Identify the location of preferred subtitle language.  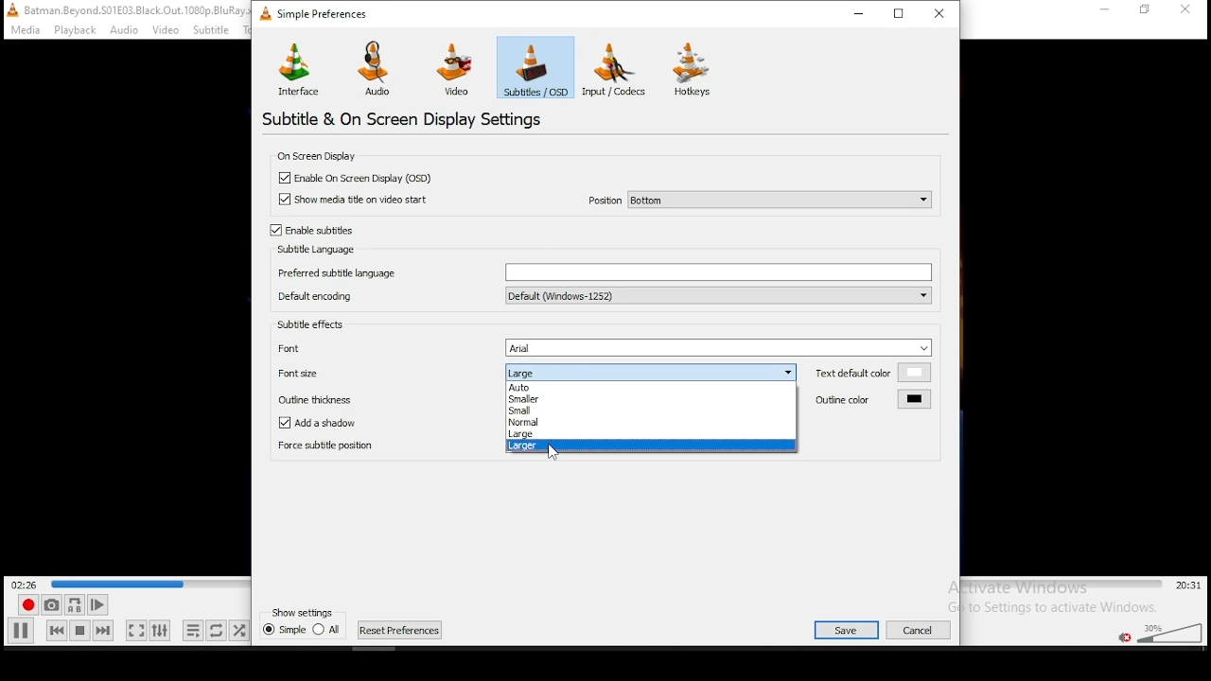
(603, 272).